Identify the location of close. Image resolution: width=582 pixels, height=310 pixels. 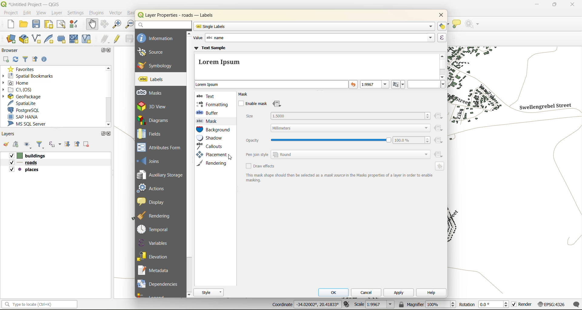
(110, 51).